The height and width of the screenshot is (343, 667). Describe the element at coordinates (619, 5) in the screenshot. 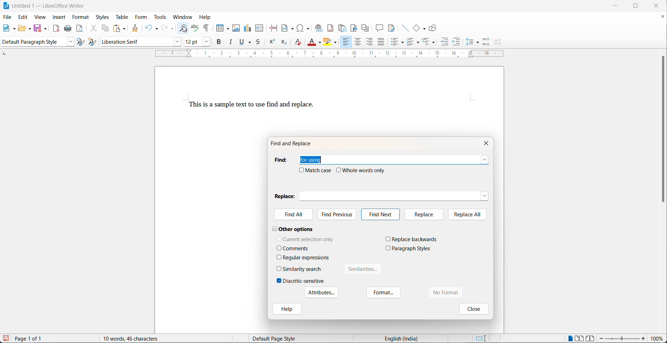

I see `minimize` at that location.